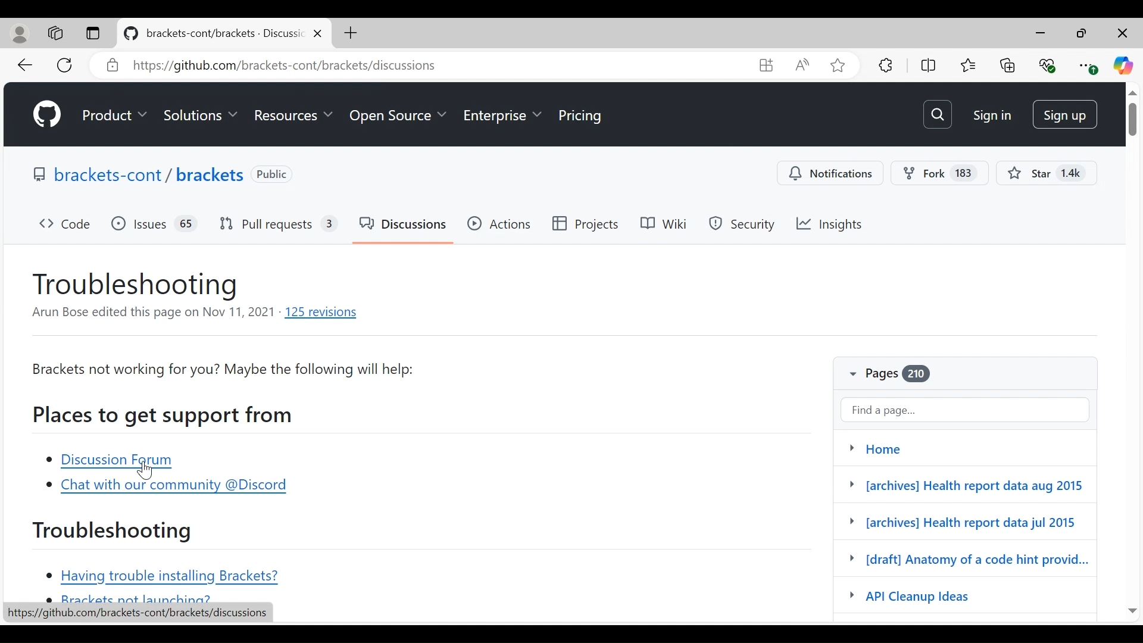 The height and width of the screenshot is (643, 1143). I want to click on Settings and more, so click(1088, 65).